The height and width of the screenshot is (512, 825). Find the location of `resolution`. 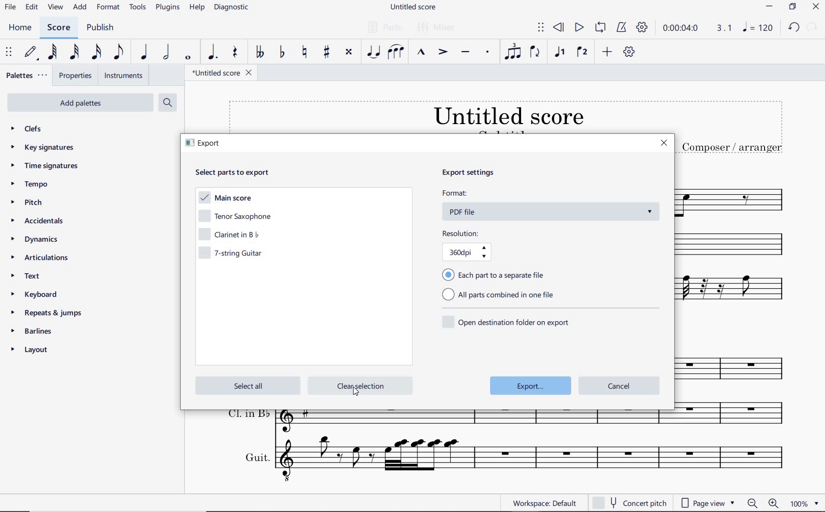

resolution is located at coordinates (483, 233).